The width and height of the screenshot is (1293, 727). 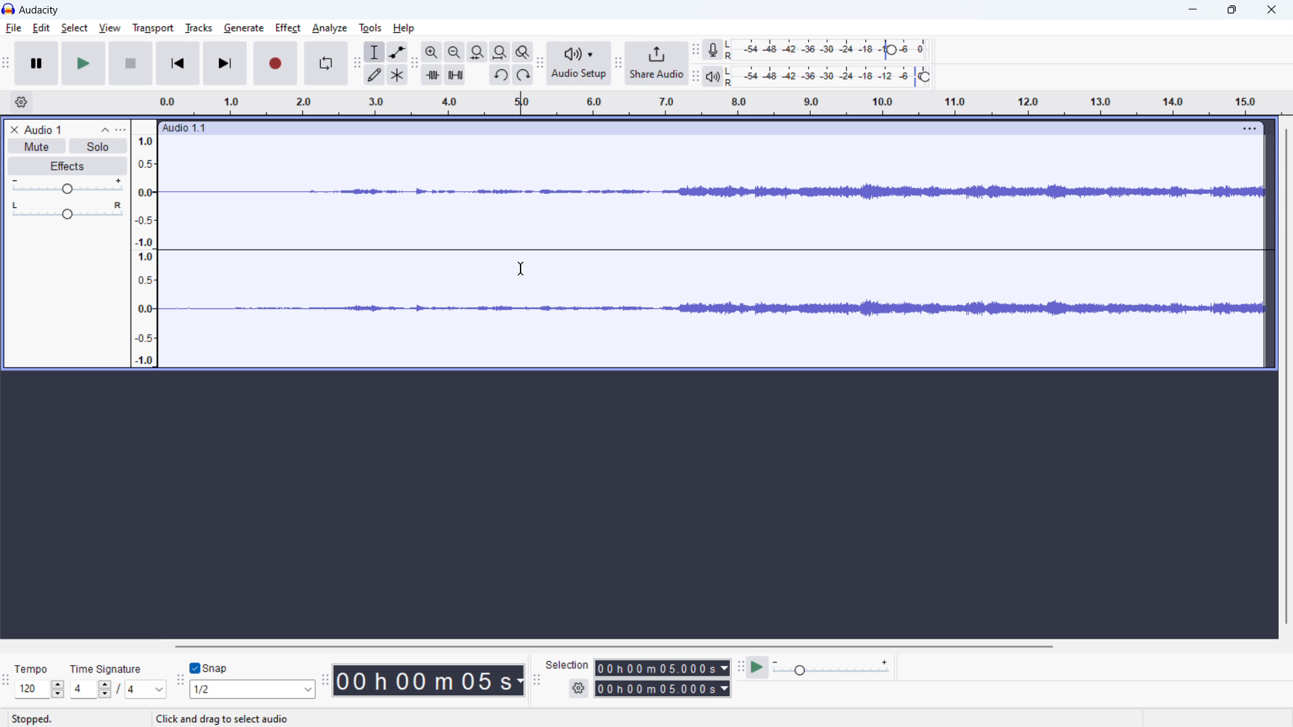 I want to click on select snapping, so click(x=253, y=689).